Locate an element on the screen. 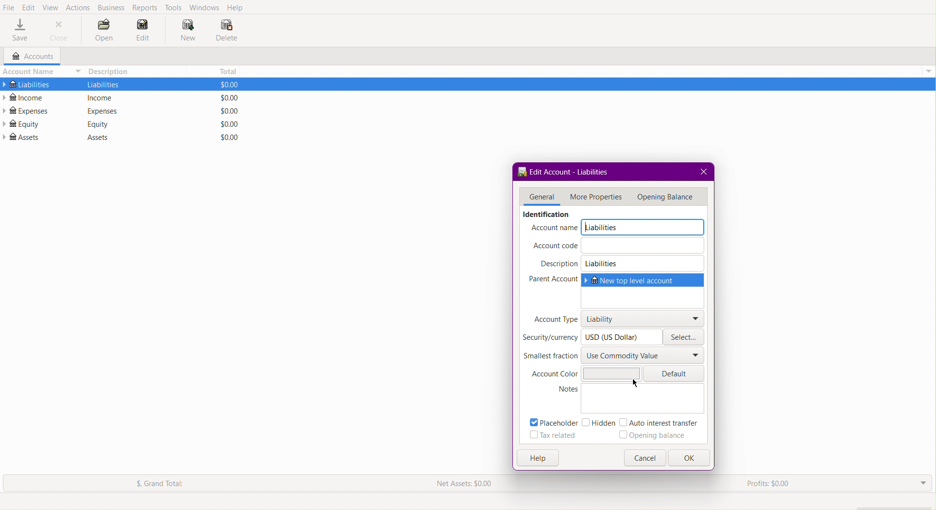 The image size is (936, 510). Placeholder is located at coordinates (553, 423).